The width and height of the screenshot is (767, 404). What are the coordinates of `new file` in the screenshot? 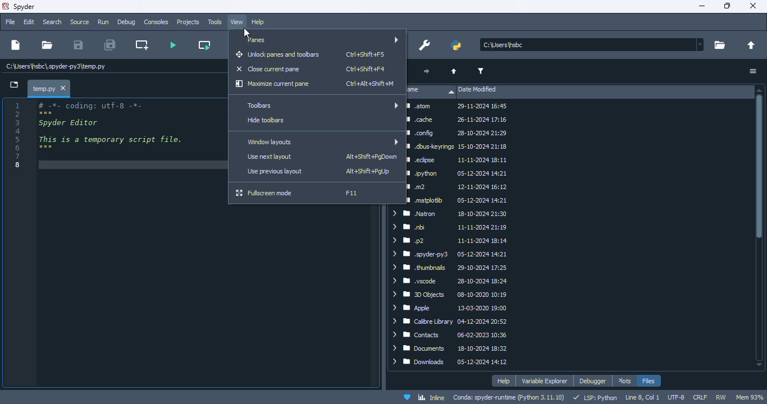 It's located at (15, 45).